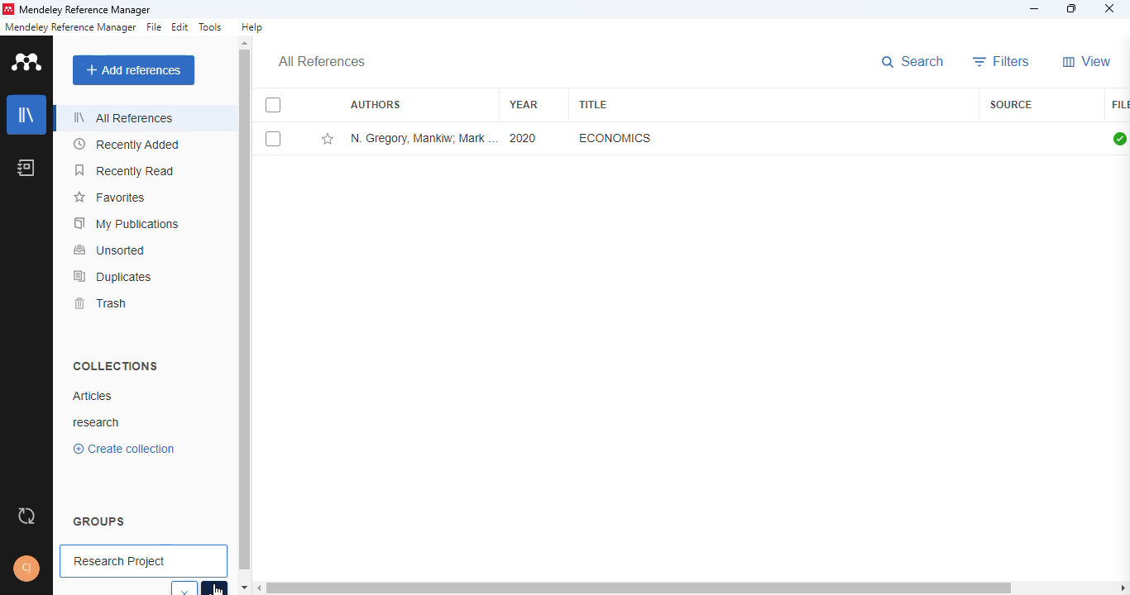 The height and width of the screenshot is (595, 1130). What do you see at coordinates (692, 588) in the screenshot?
I see `horizontal scroll bar` at bounding box center [692, 588].